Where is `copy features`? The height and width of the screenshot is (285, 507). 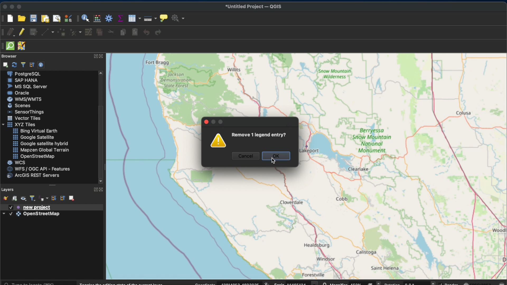 copy features is located at coordinates (124, 32).